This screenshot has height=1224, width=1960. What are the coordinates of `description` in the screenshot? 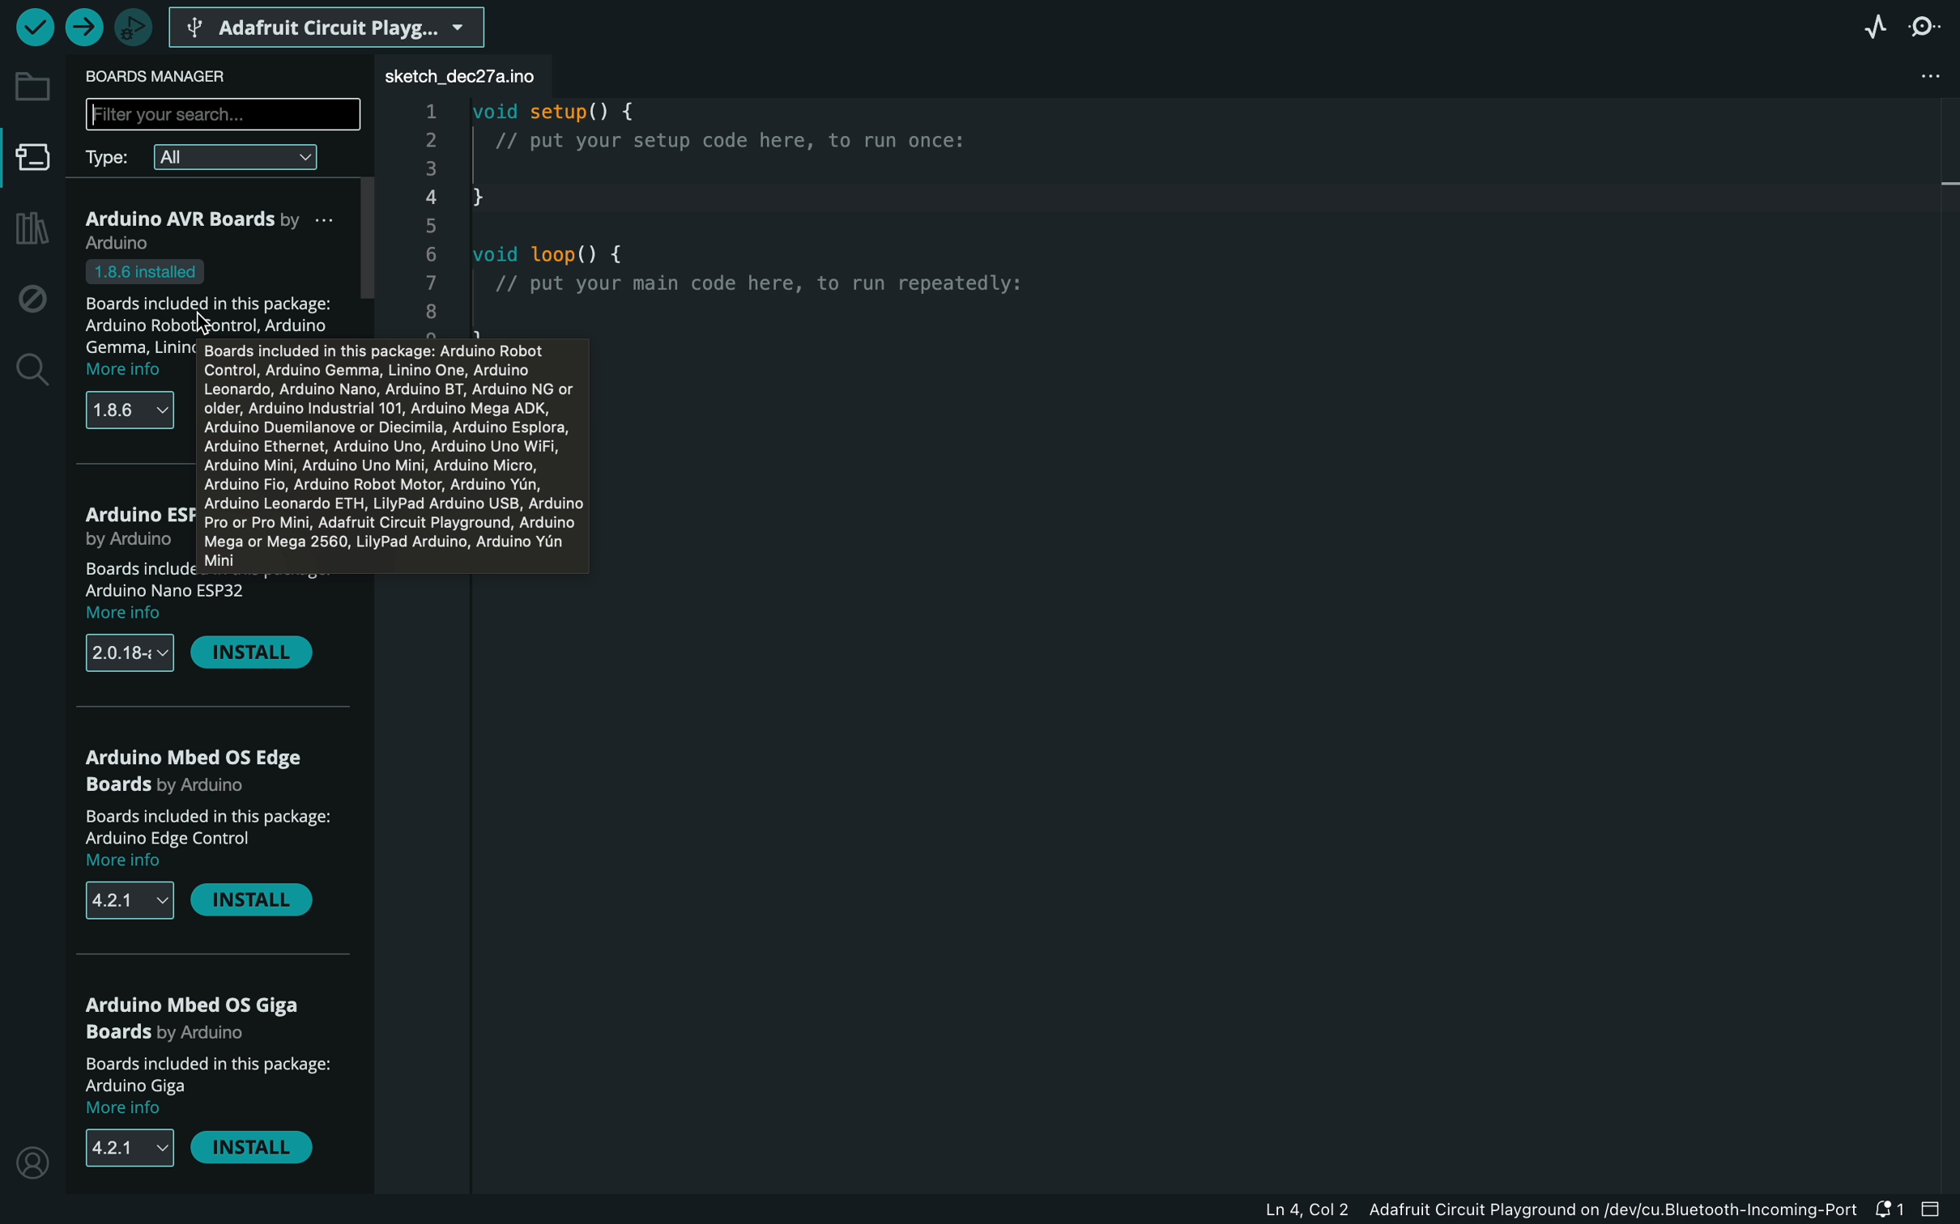 It's located at (211, 1074).